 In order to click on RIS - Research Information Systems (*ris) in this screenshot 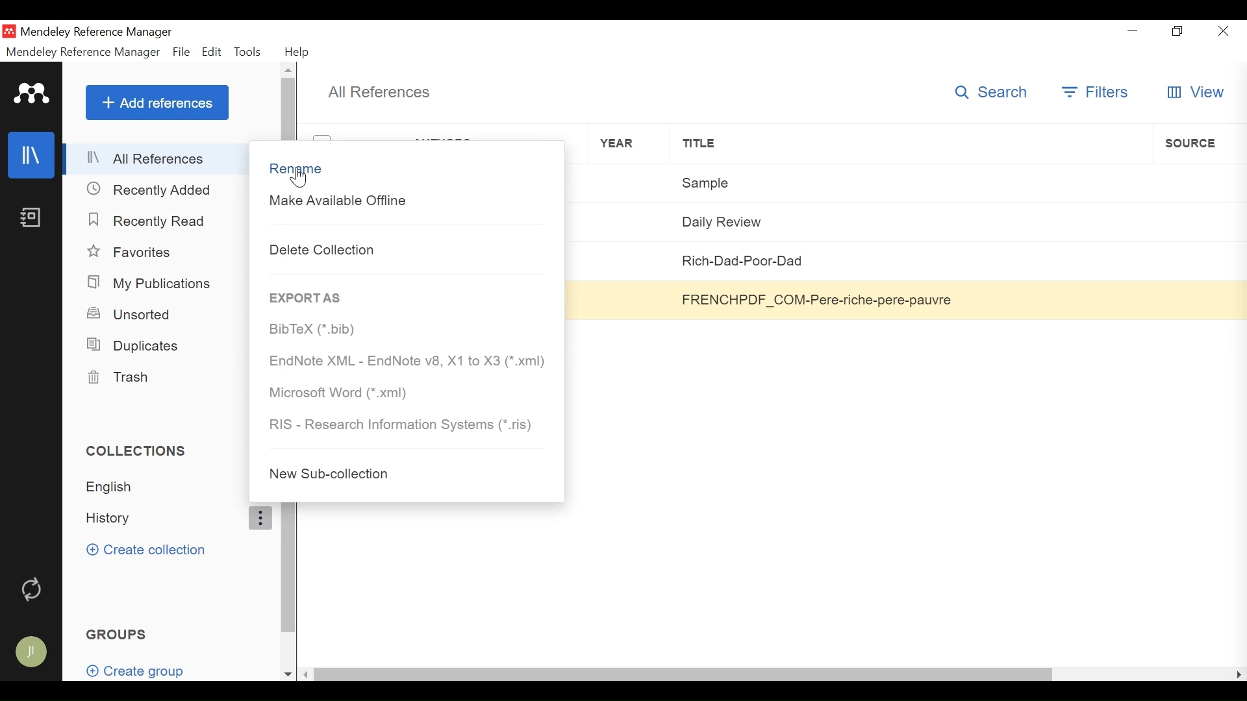, I will do `click(405, 424)`.